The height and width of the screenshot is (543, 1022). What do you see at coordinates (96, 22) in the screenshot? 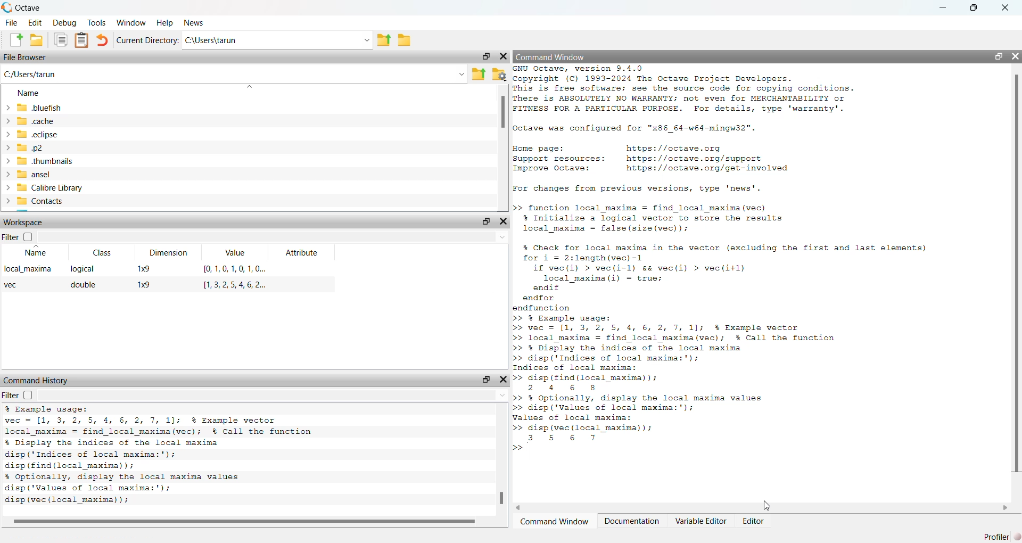
I see `Tools` at bounding box center [96, 22].